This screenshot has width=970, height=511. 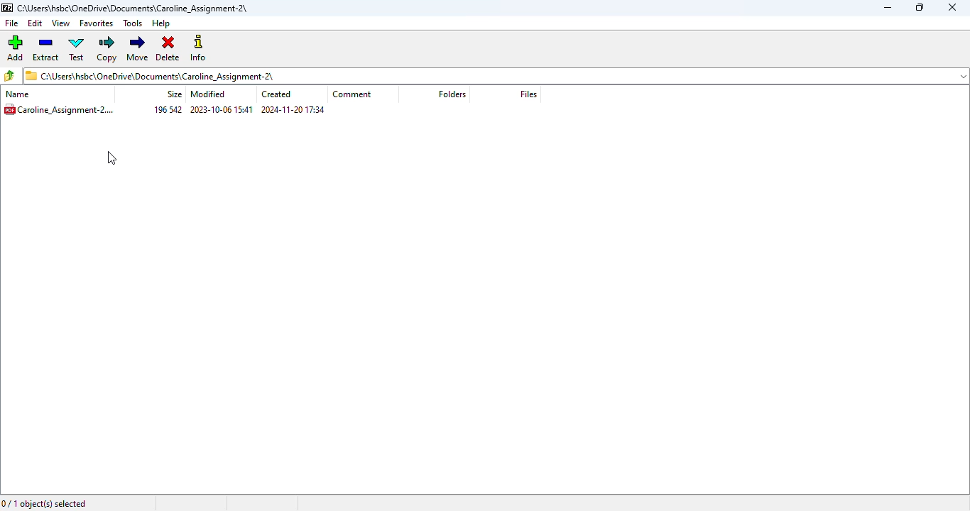 I want to click on Files, so click(x=533, y=94).